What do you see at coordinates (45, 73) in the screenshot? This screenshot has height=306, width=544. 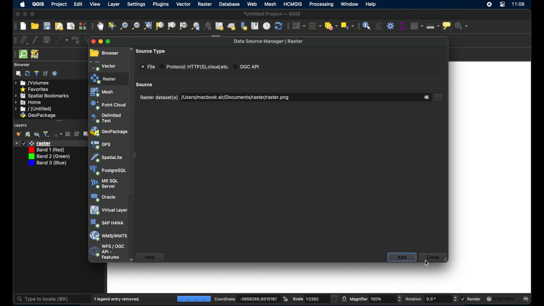 I see `collapse all` at bounding box center [45, 73].